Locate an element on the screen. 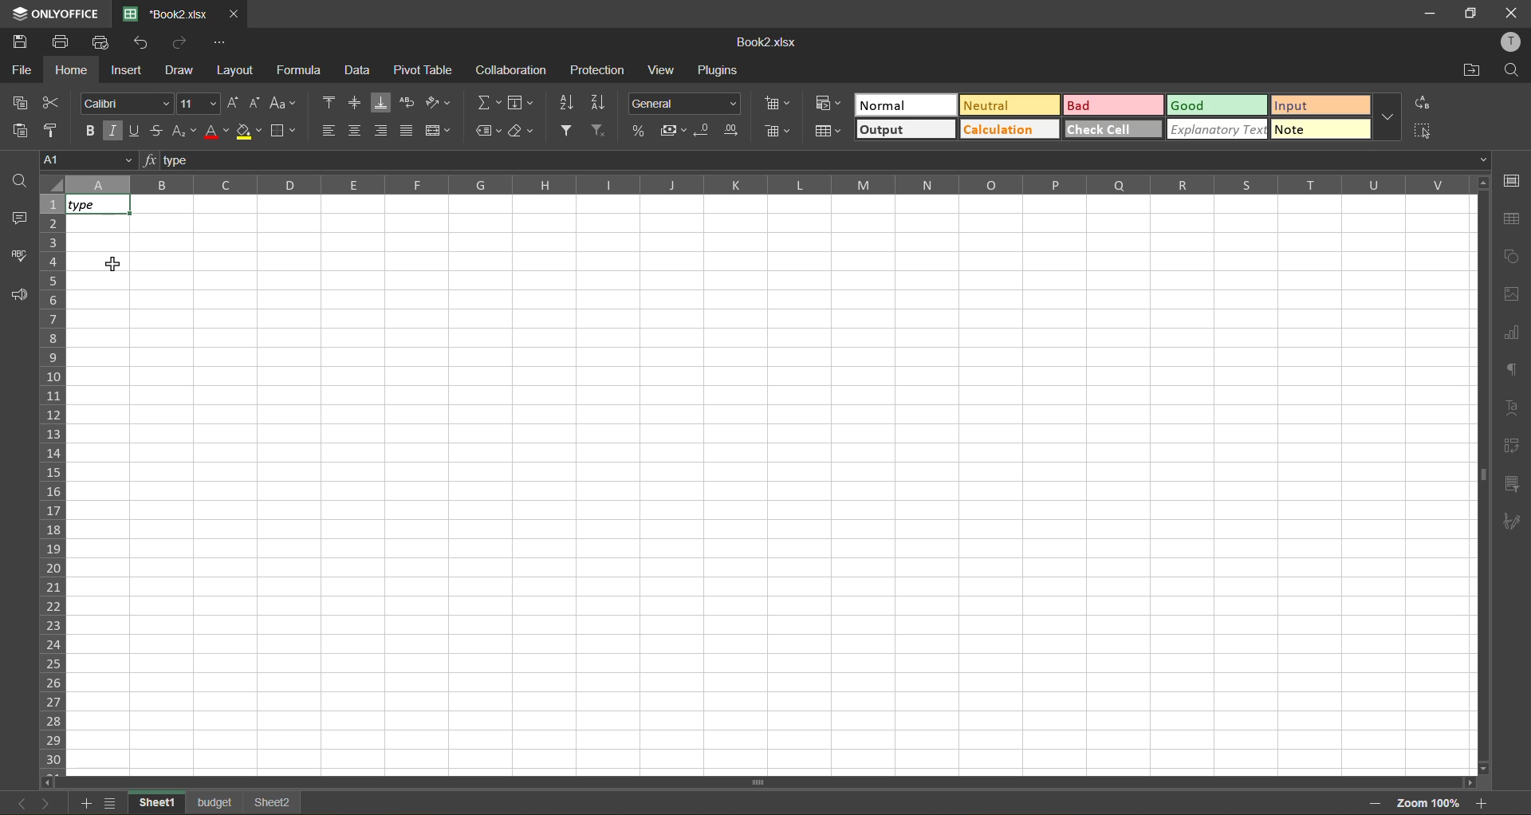 The image size is (1531, 815). column names is located at coordinates (769, 184).